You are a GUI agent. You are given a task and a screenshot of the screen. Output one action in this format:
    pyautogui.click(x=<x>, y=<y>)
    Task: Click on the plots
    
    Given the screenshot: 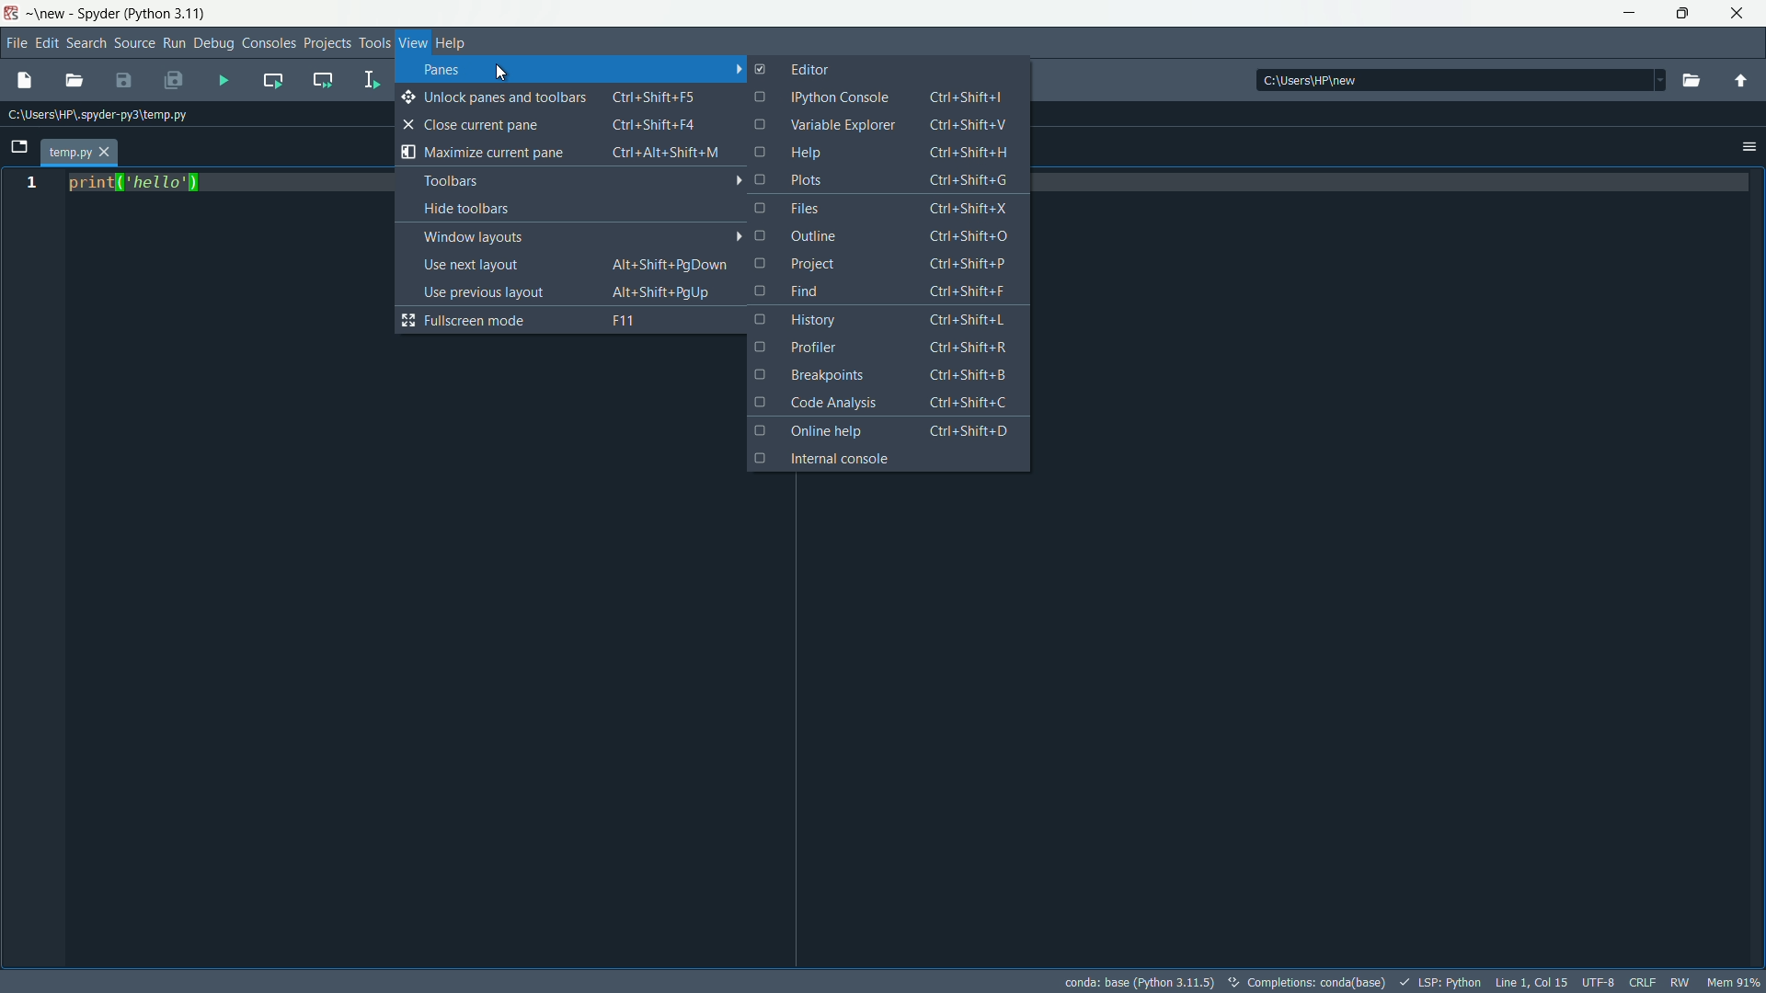 What is the action you would take?
    pyautogui.click(x=886, y=179)
    